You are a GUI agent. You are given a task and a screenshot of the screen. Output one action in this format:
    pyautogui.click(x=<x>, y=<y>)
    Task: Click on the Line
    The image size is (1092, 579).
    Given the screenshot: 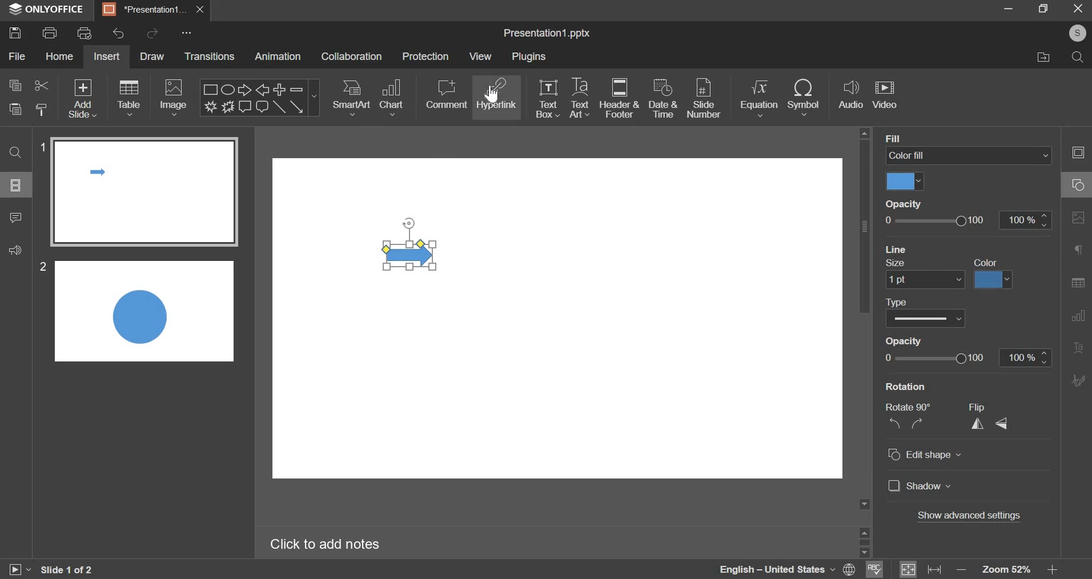 What is the action you would take?
    pyautogui.click(x=279, y=107)
    